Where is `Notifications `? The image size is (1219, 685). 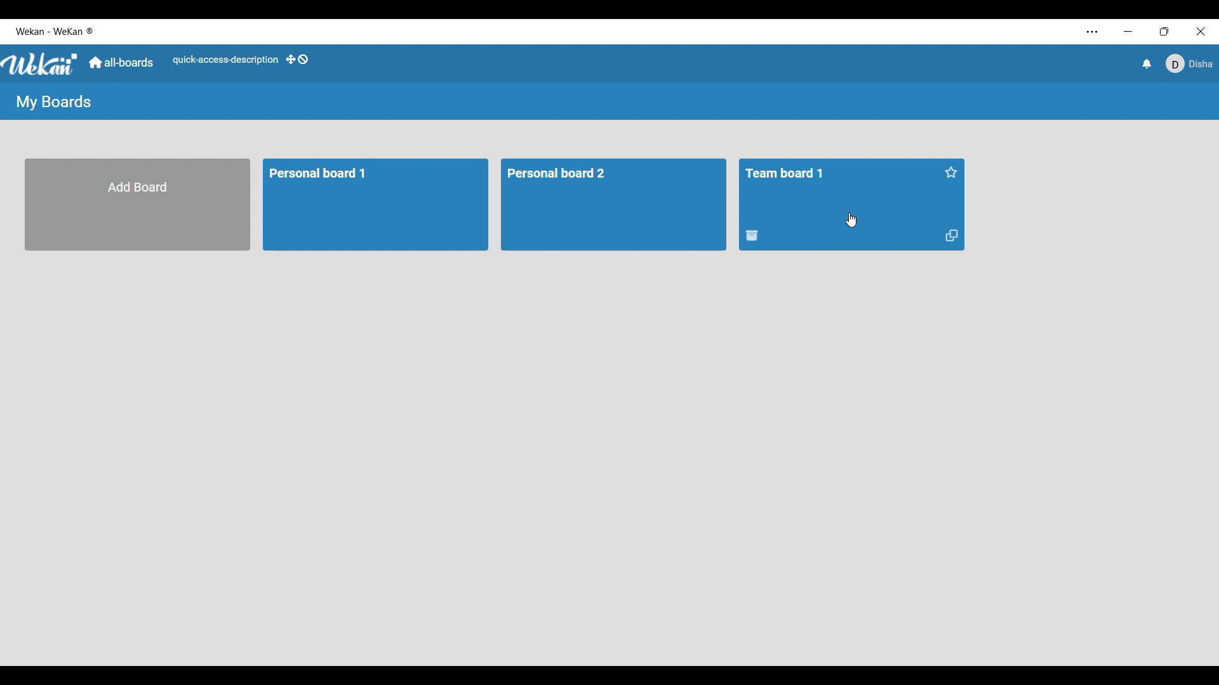
Notifications  is located at coordinates (1147, 63).